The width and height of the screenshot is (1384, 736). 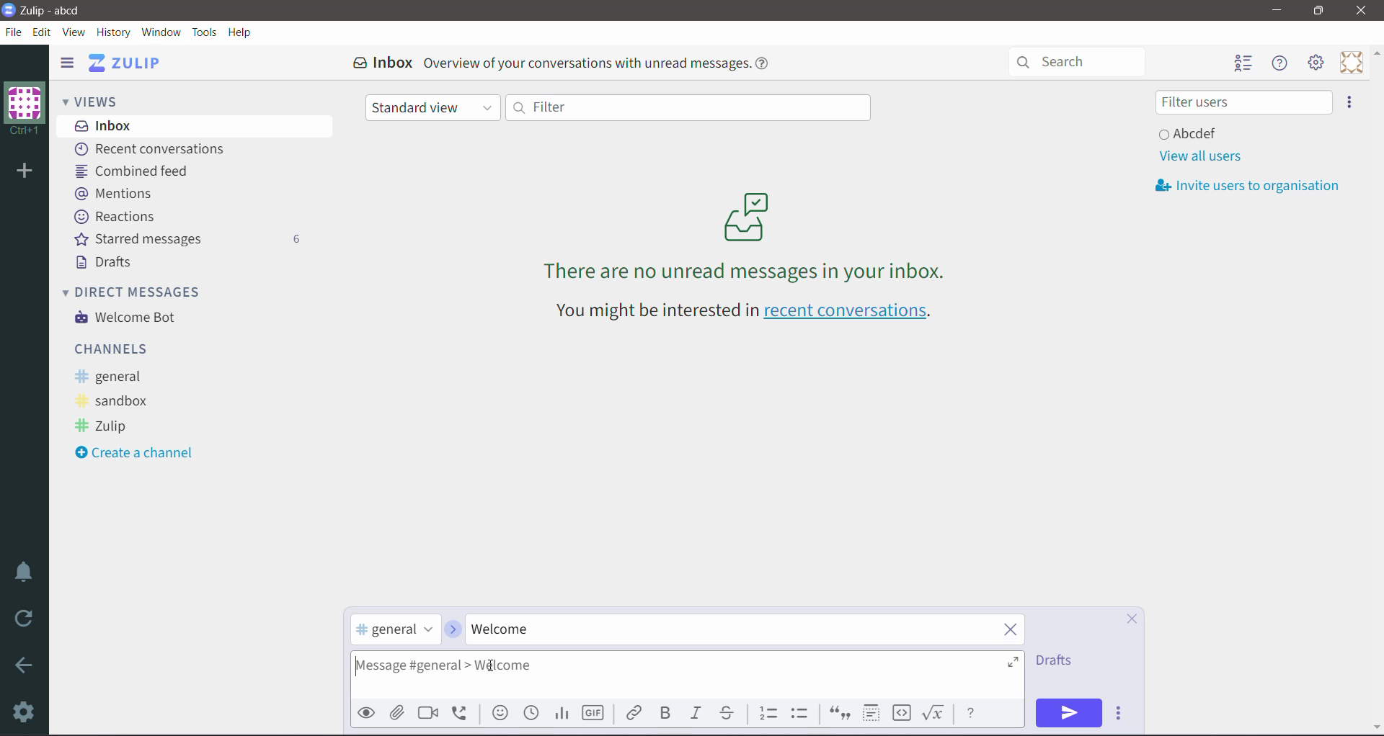 What do you see at coordinates (936, 713) in the screenshot?
I see `Math` at bounding box center [936, 713].